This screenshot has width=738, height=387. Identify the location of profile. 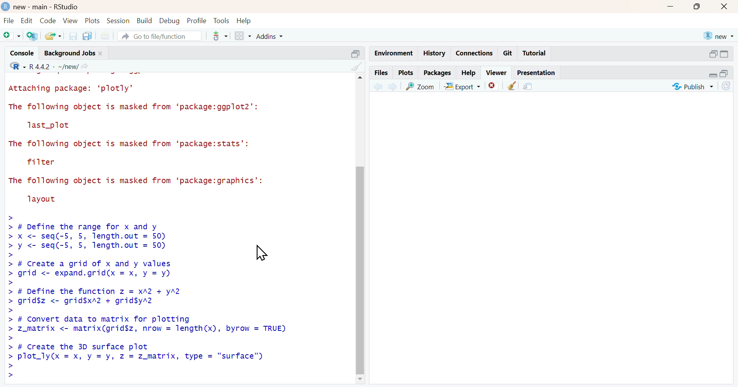
(196, 20).